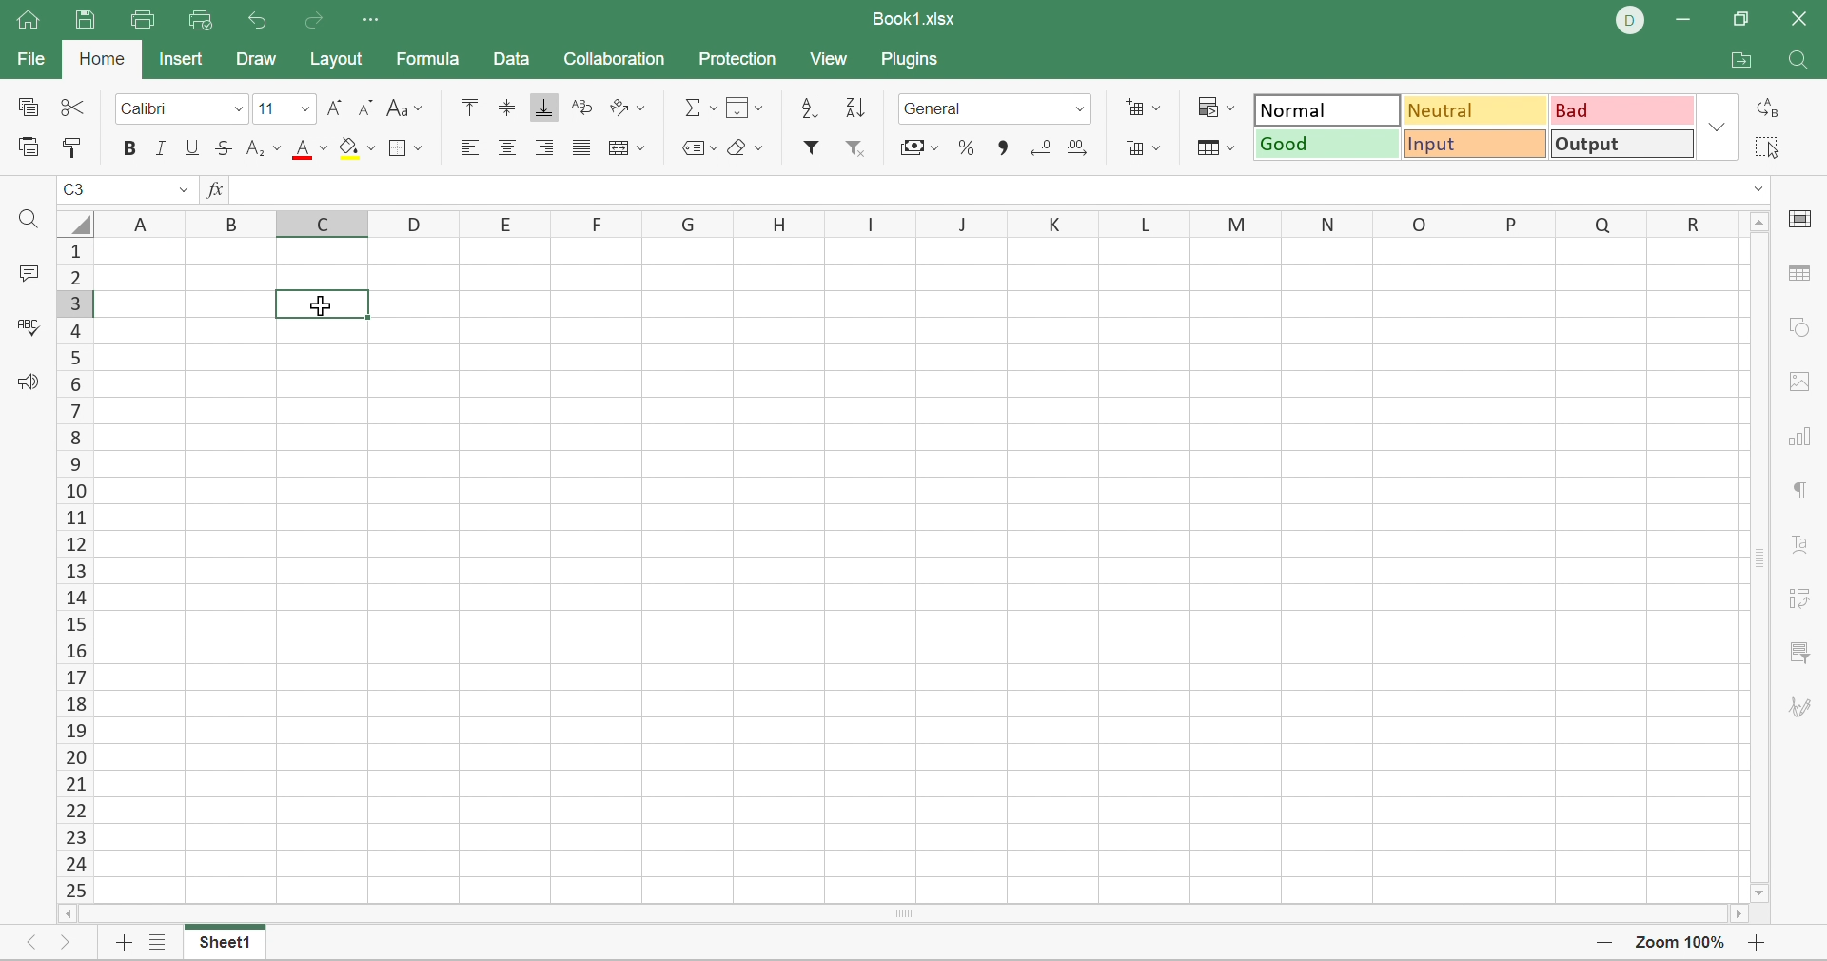 The height and width of the screenshot is (961, 1827). What do you see at coordinates (324, 303) in the screenshot?
I see `Selected cell` at bounding box center [324, 303].